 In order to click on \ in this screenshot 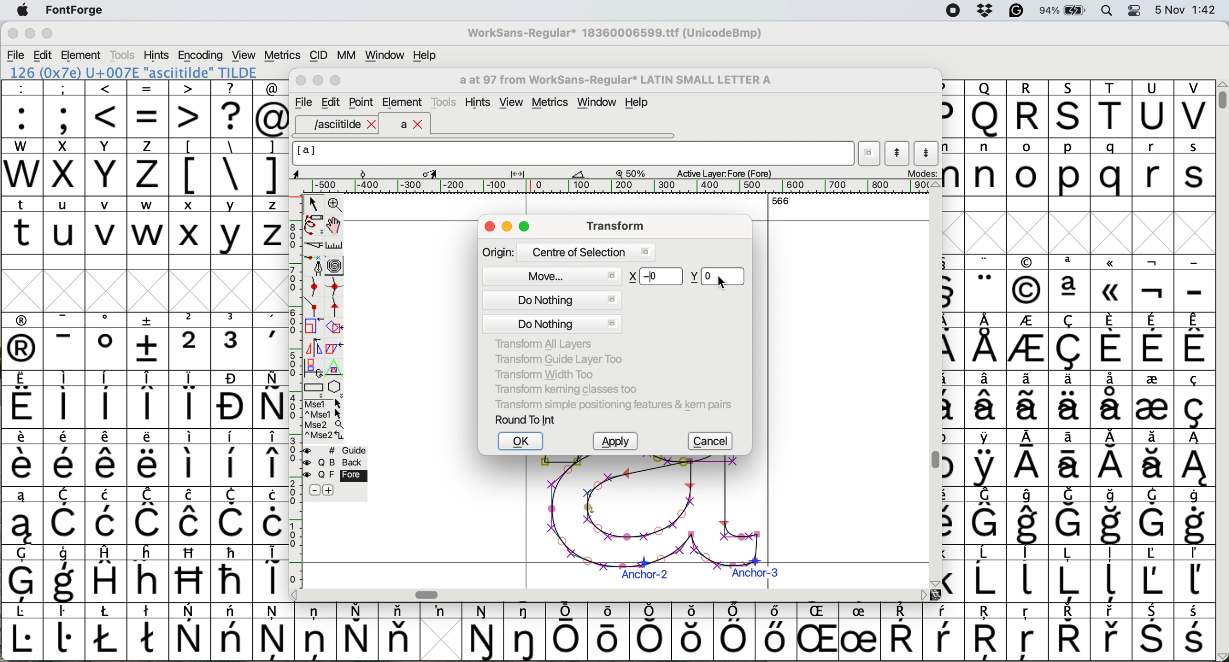, I will do `click(231, 167)`.